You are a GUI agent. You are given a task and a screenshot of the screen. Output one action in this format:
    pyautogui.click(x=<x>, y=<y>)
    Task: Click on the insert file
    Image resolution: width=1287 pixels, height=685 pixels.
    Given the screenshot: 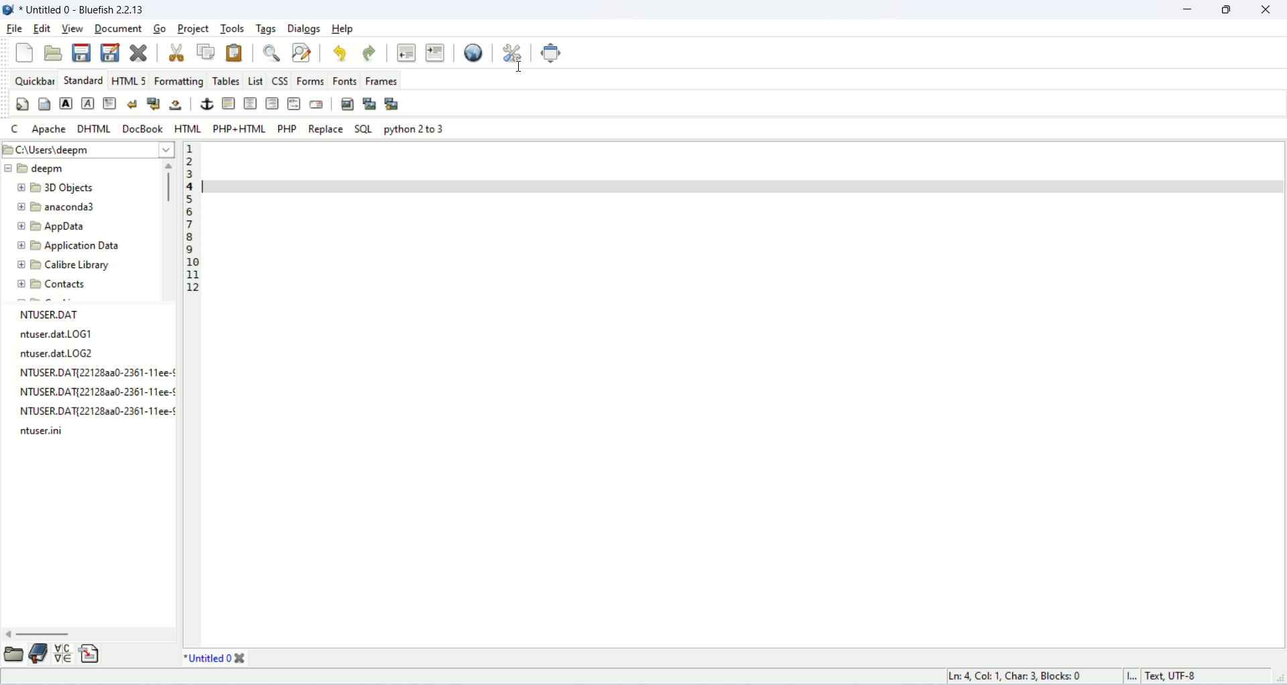 What is the action you would take?
    pyautogui.click(x=90, y=655)
    